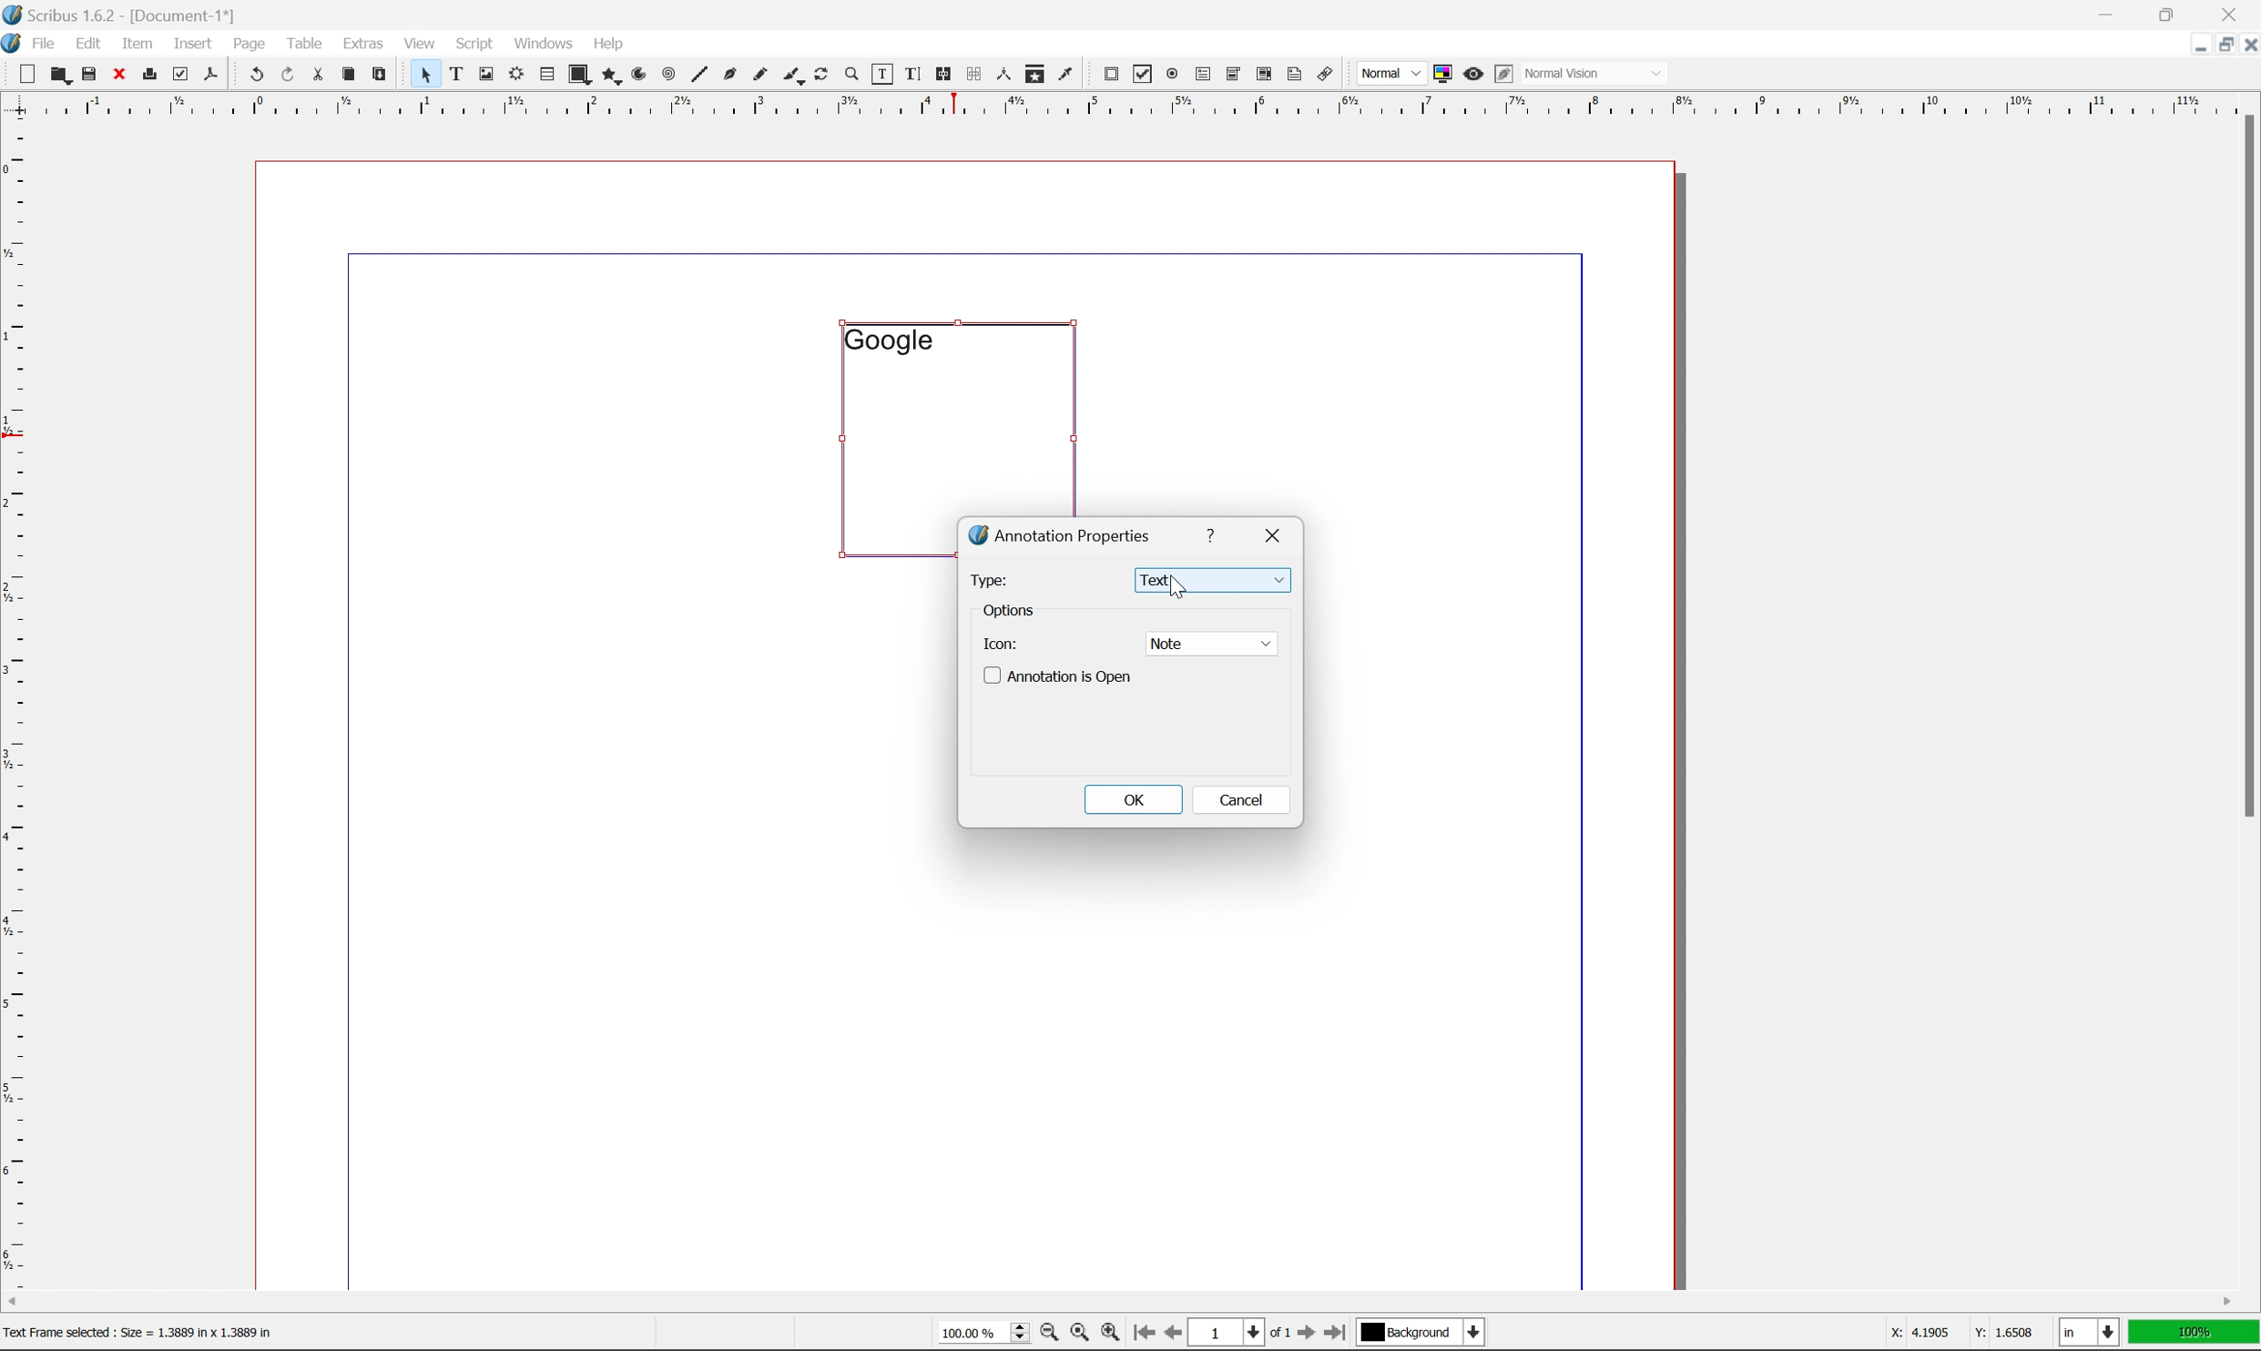 The height and width of the screenshot is (1351, 2261). I want to click on pdf checkbox, so click(1138, 76).